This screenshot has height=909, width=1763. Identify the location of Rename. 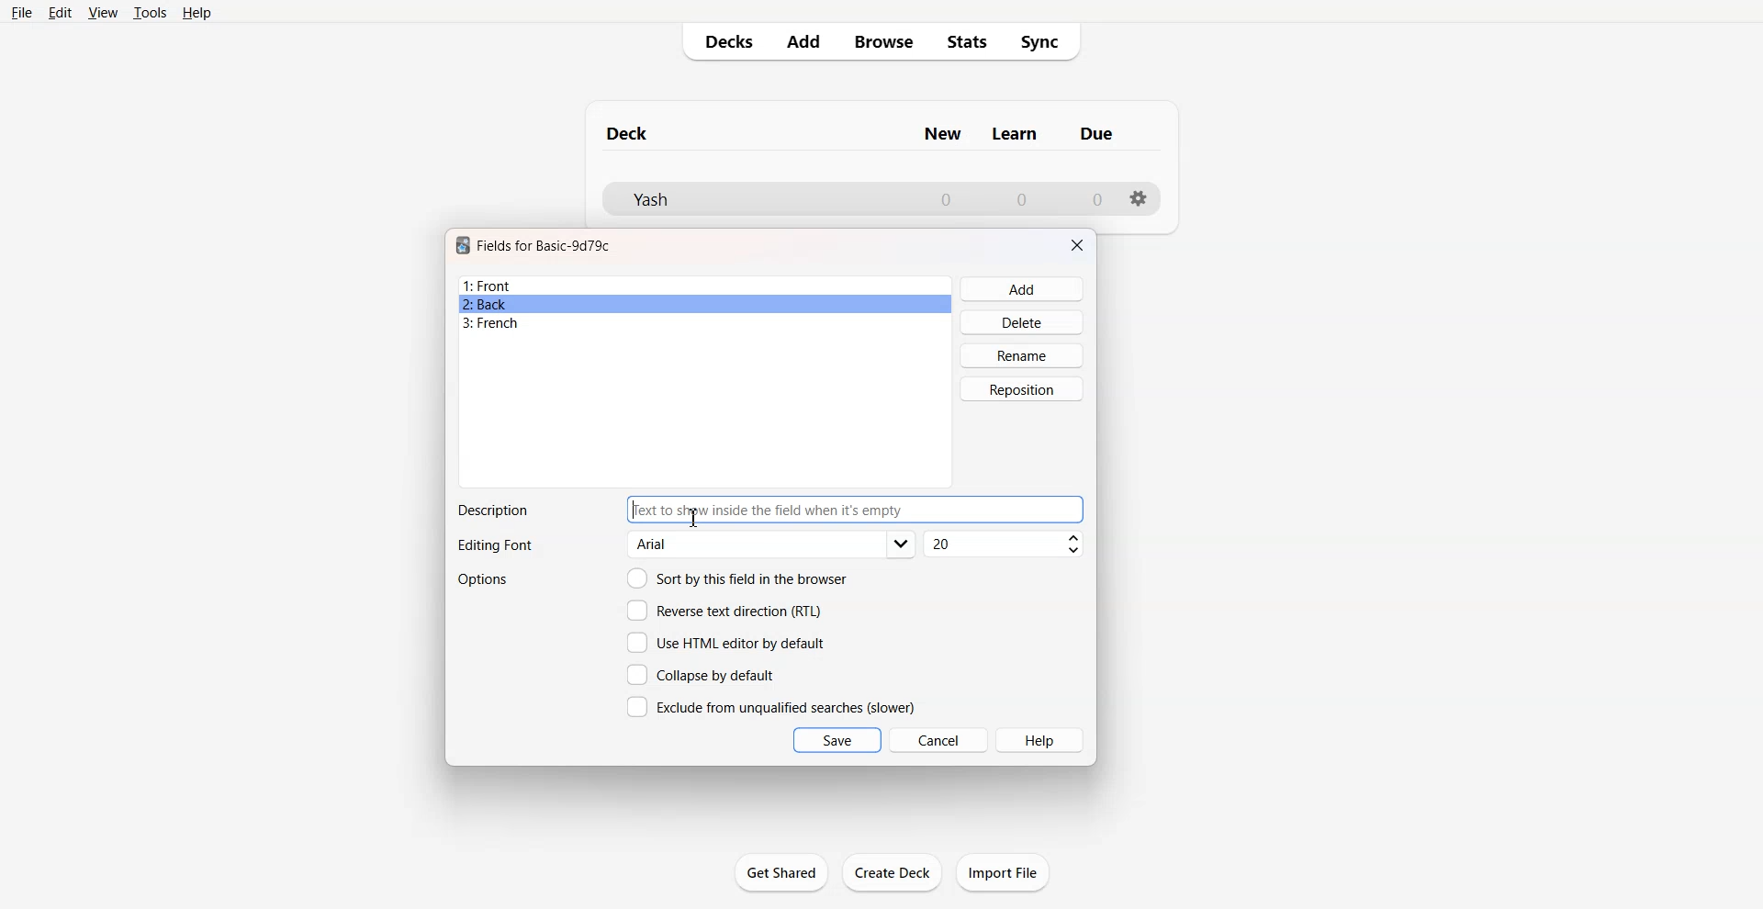
(1023, 355).